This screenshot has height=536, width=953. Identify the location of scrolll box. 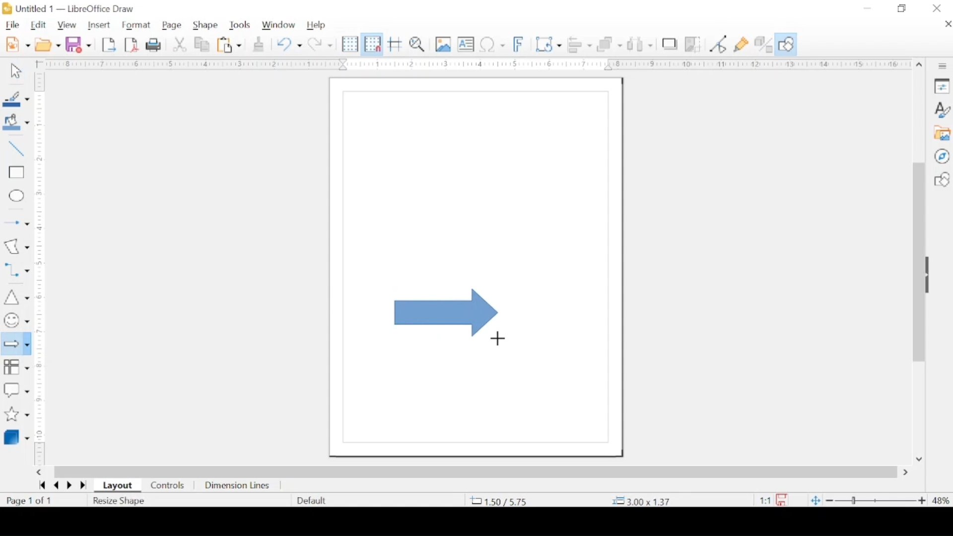
(917, 261).